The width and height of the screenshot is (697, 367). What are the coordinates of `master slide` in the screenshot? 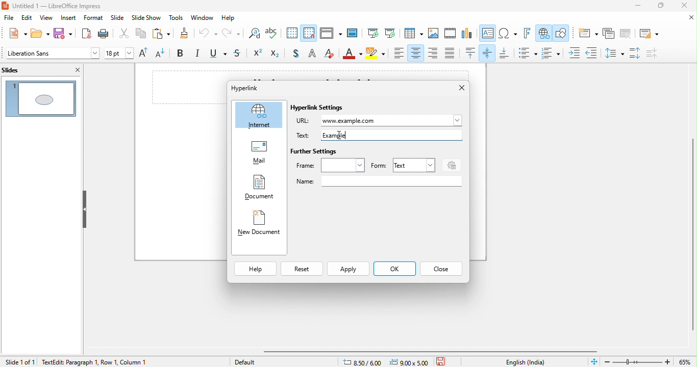 It's located at (354, 33).